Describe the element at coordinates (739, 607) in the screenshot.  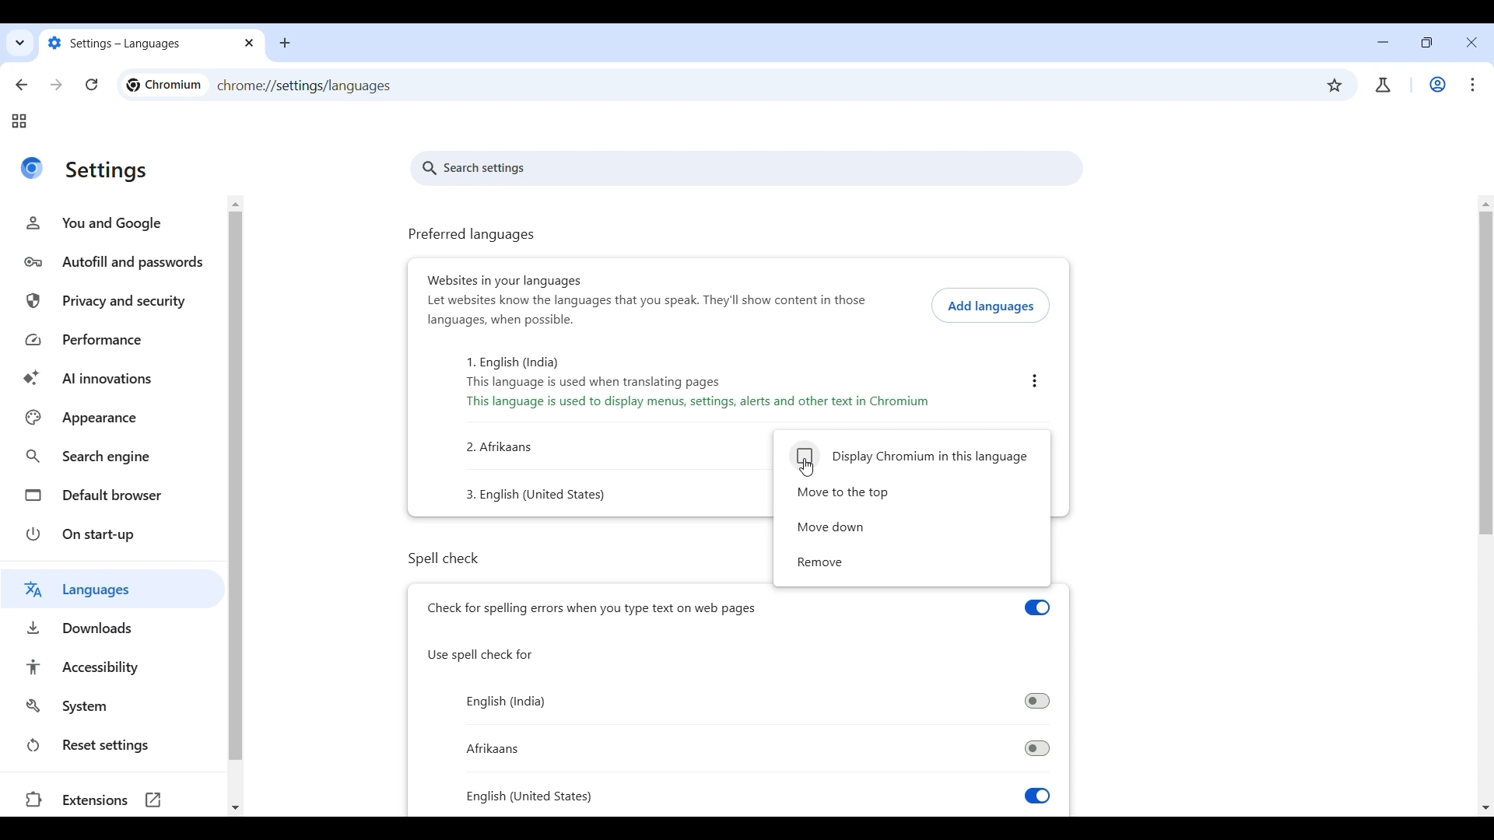
I see `Toggle for spell check by browser` at that location.